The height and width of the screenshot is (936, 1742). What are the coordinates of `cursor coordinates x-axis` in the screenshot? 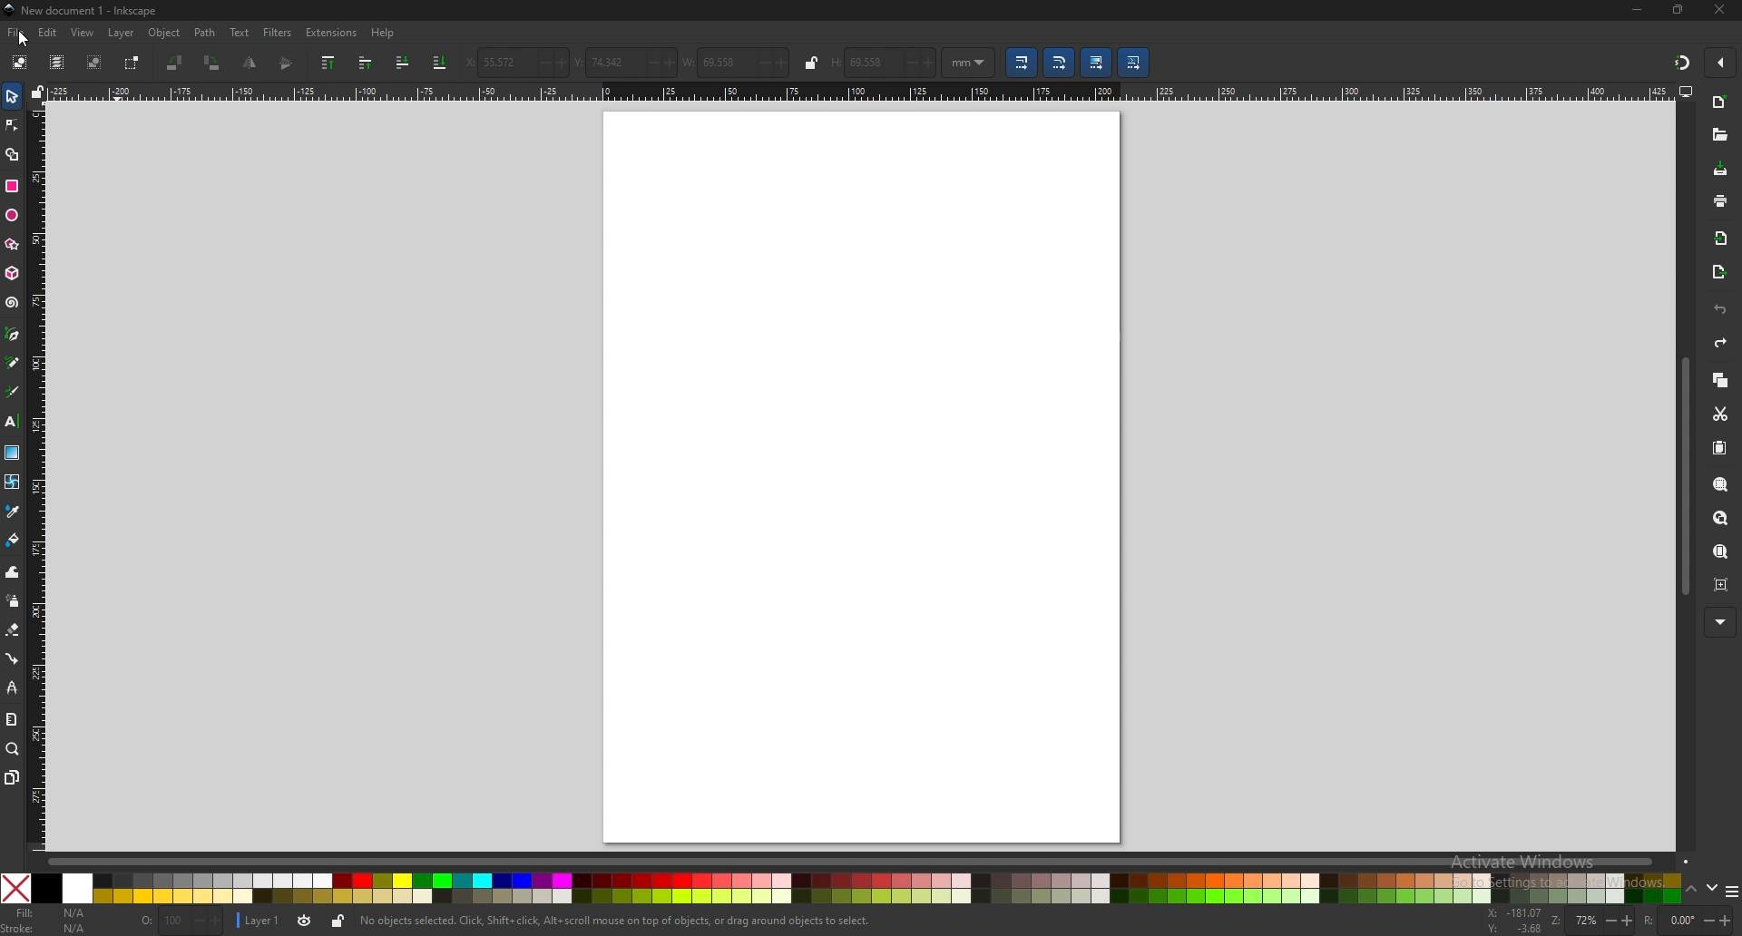 It's located at (1513, 914).